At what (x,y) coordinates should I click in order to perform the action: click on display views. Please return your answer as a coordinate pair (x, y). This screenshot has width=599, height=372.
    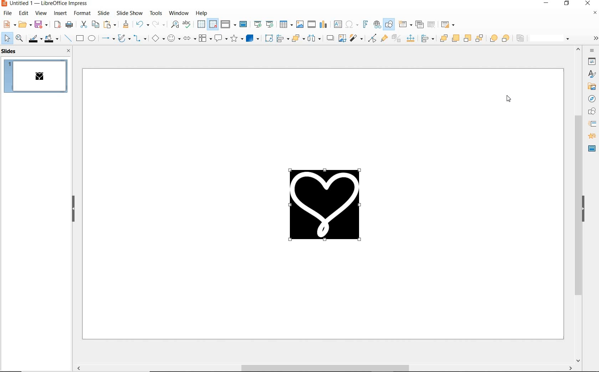
    Looking at the image, I should click on (228, 25).